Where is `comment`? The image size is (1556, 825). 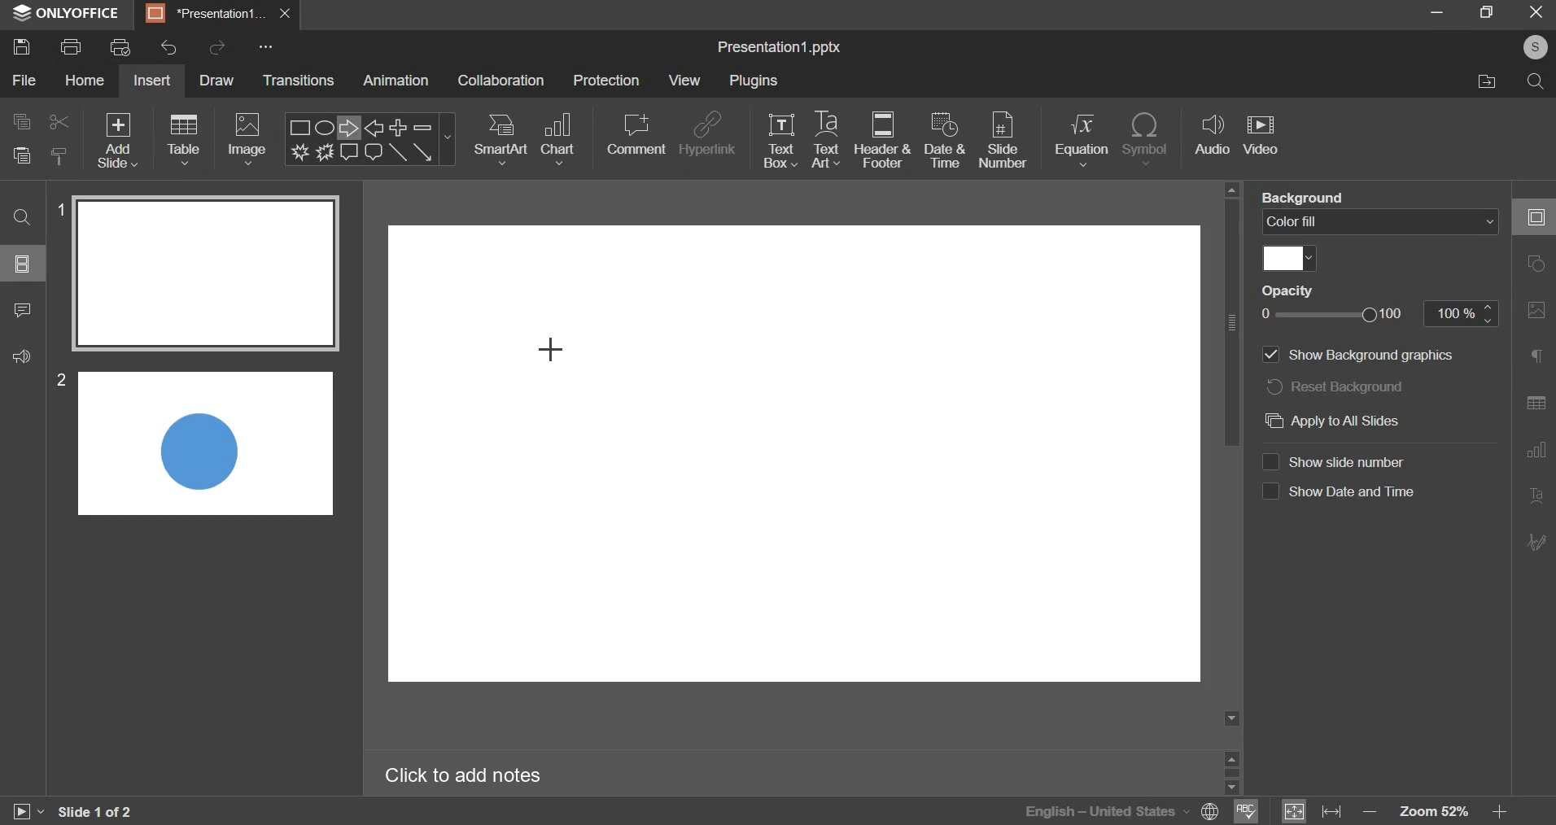 comment is located at coordinates (23, 309).